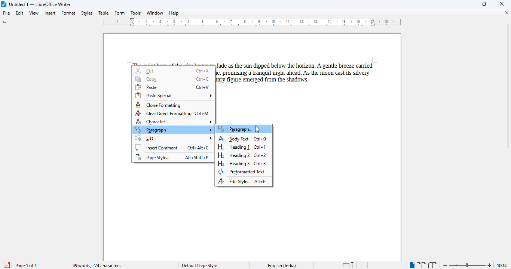 This screenshot has width=511, height=269. Describe the element at coordinates (507, 13) in the screenshot. I see `close document` at that location.